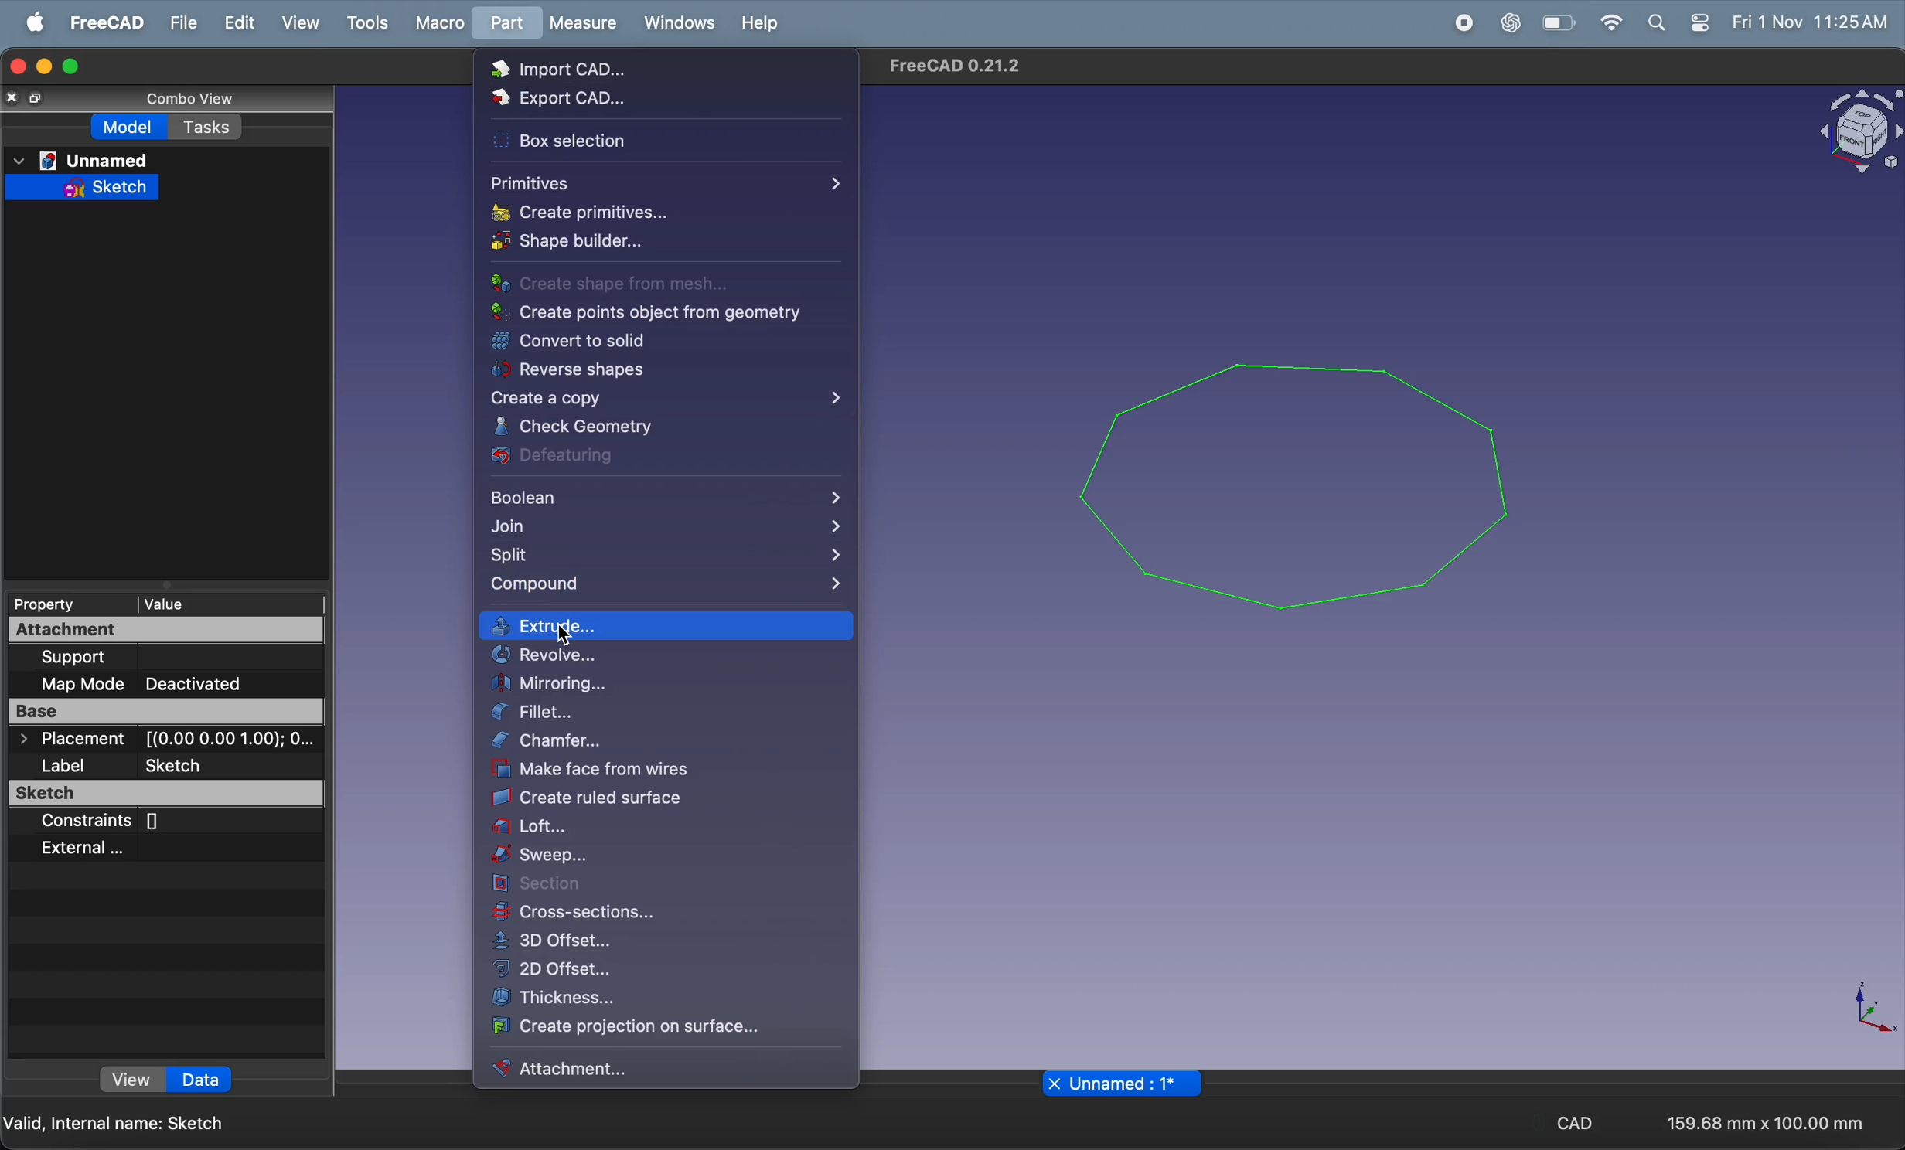 The image size is (1905, 1150). What do you see at coordinates (80, 160) in the screenshot?
I see `unnamed` at bounding box center [80, 160].